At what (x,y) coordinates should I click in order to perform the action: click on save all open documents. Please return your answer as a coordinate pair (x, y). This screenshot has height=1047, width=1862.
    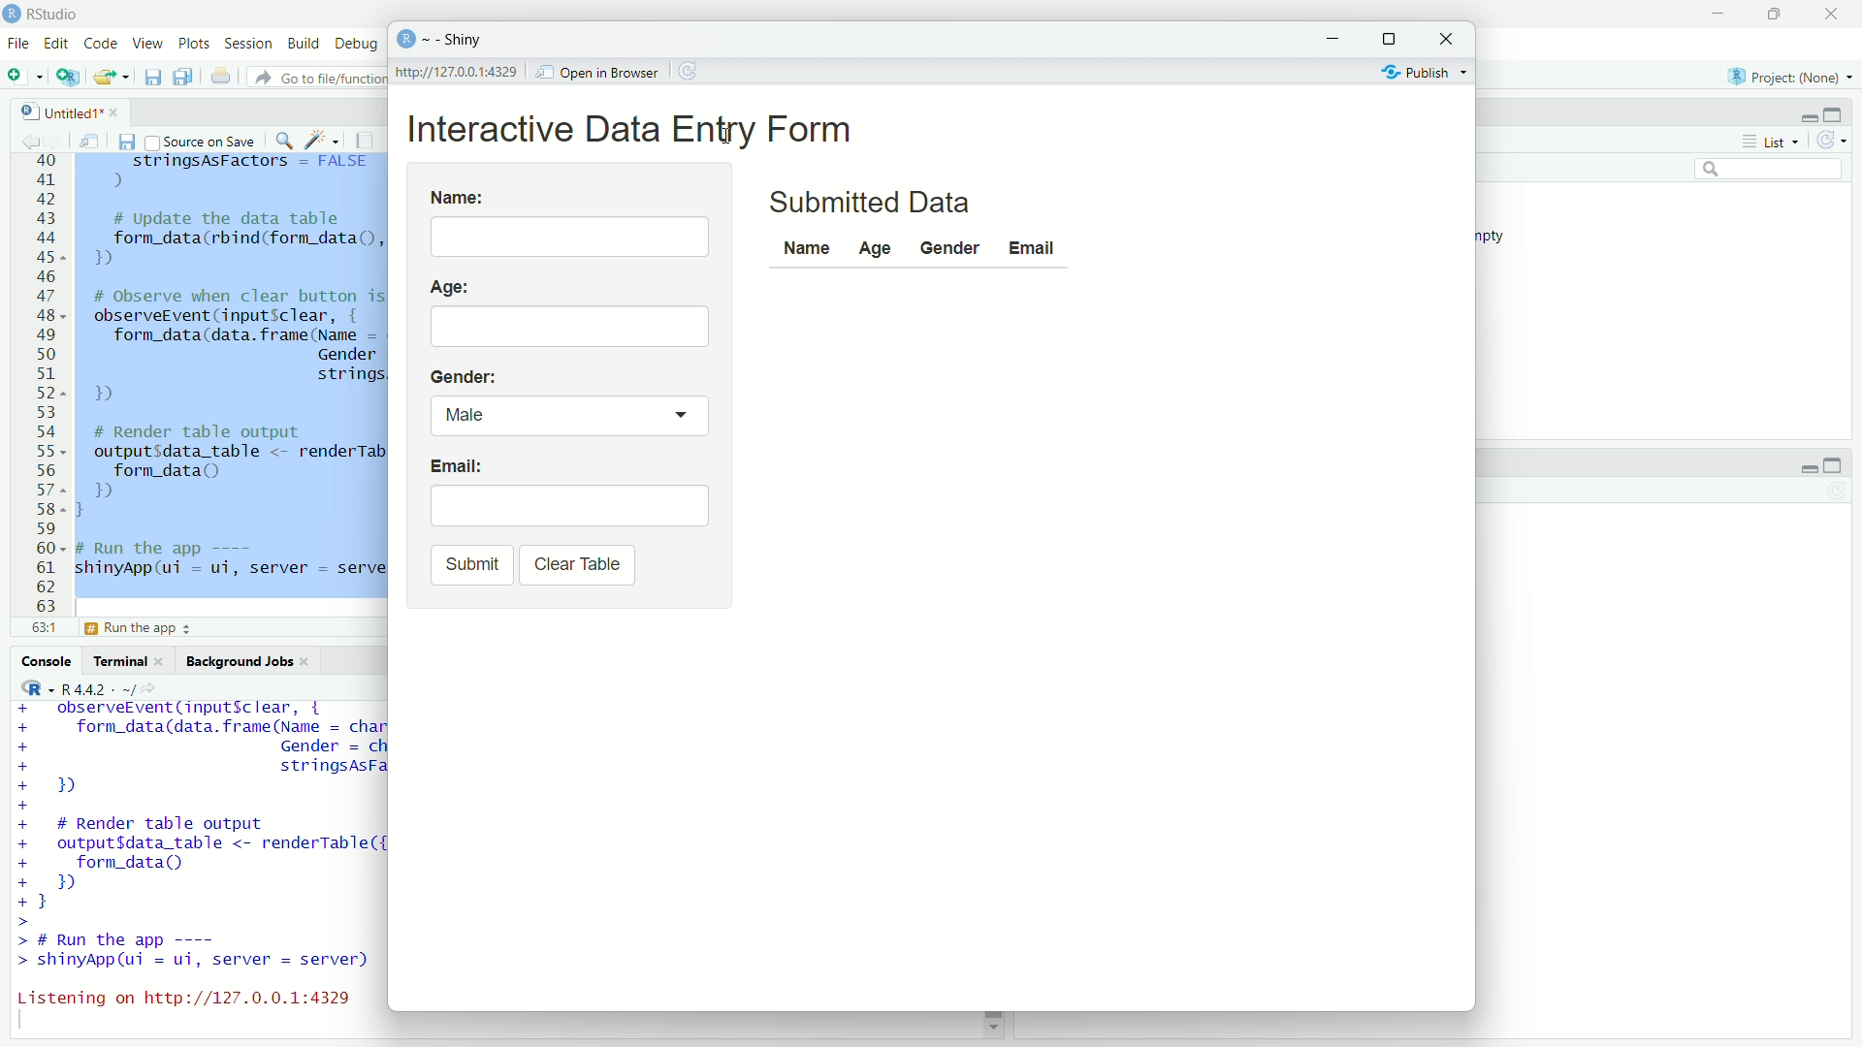
    Looking at the image, I should click on (183, 77).